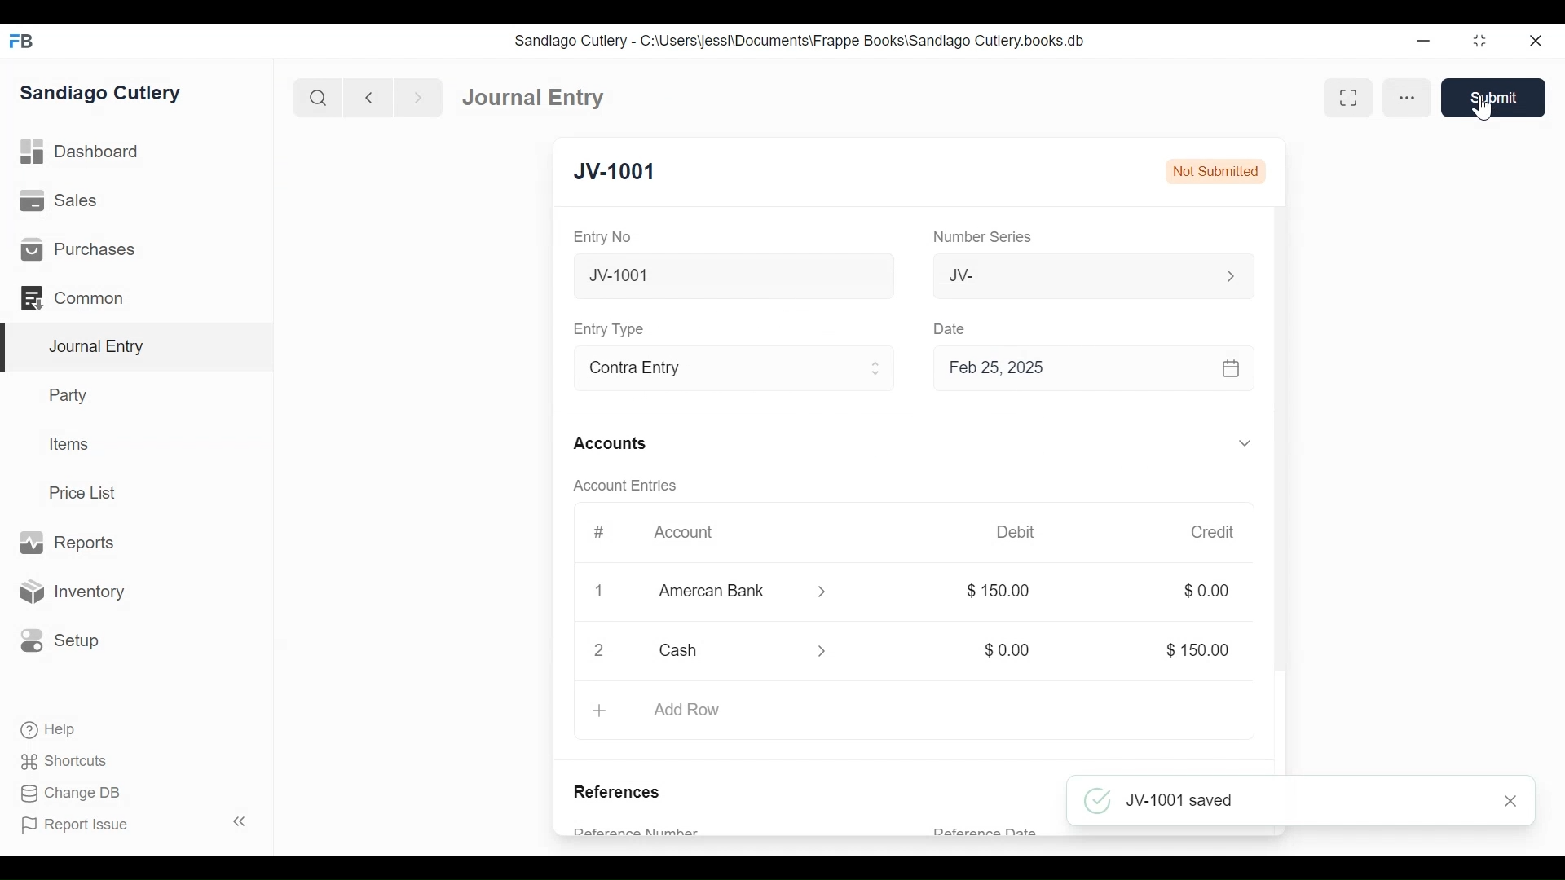 The height and width of the screenshot is (880, 1565). Describe the element at coordinates (622, 794) in the screenshot. I see `References` at that location.